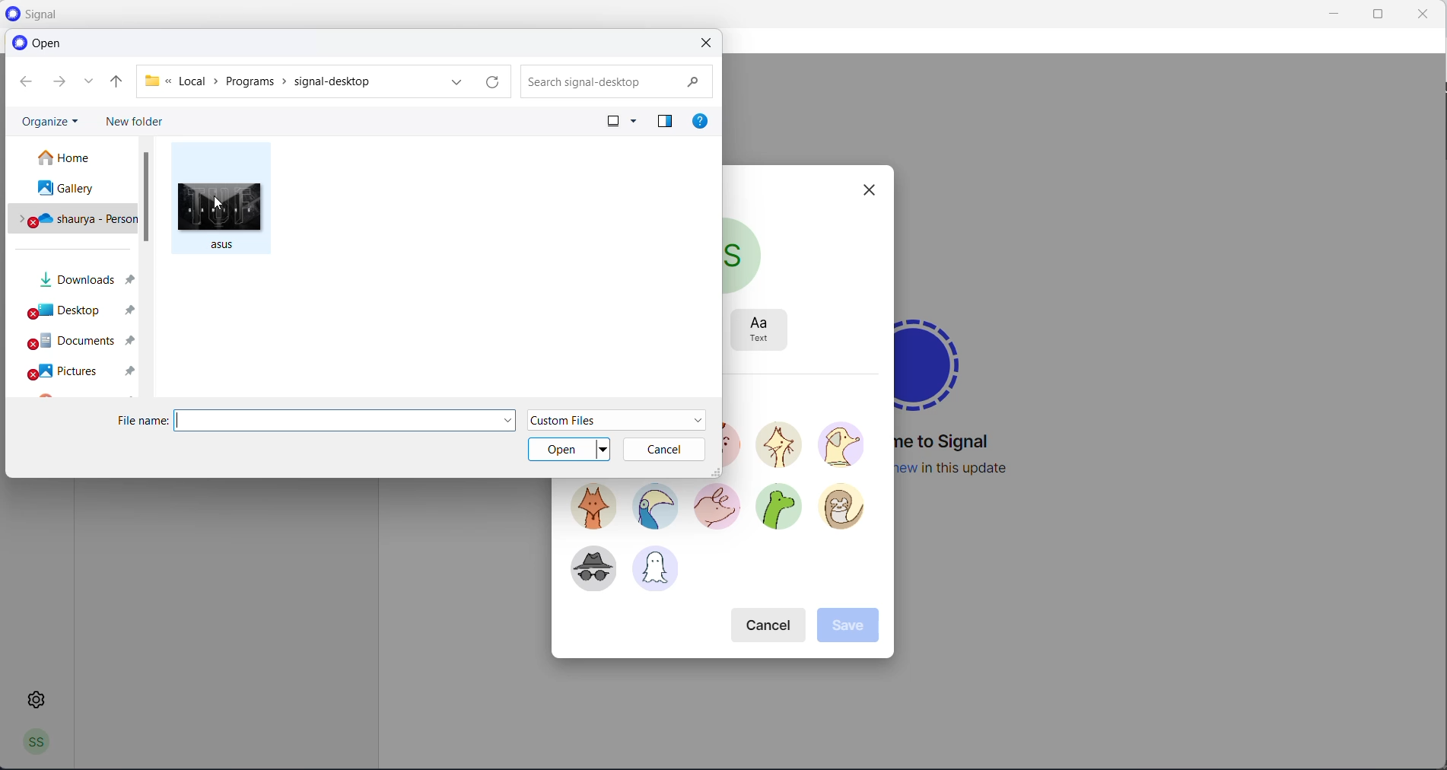 This screenshot has height=770, width=1447. I want to click on avatar, so click(653, 504).